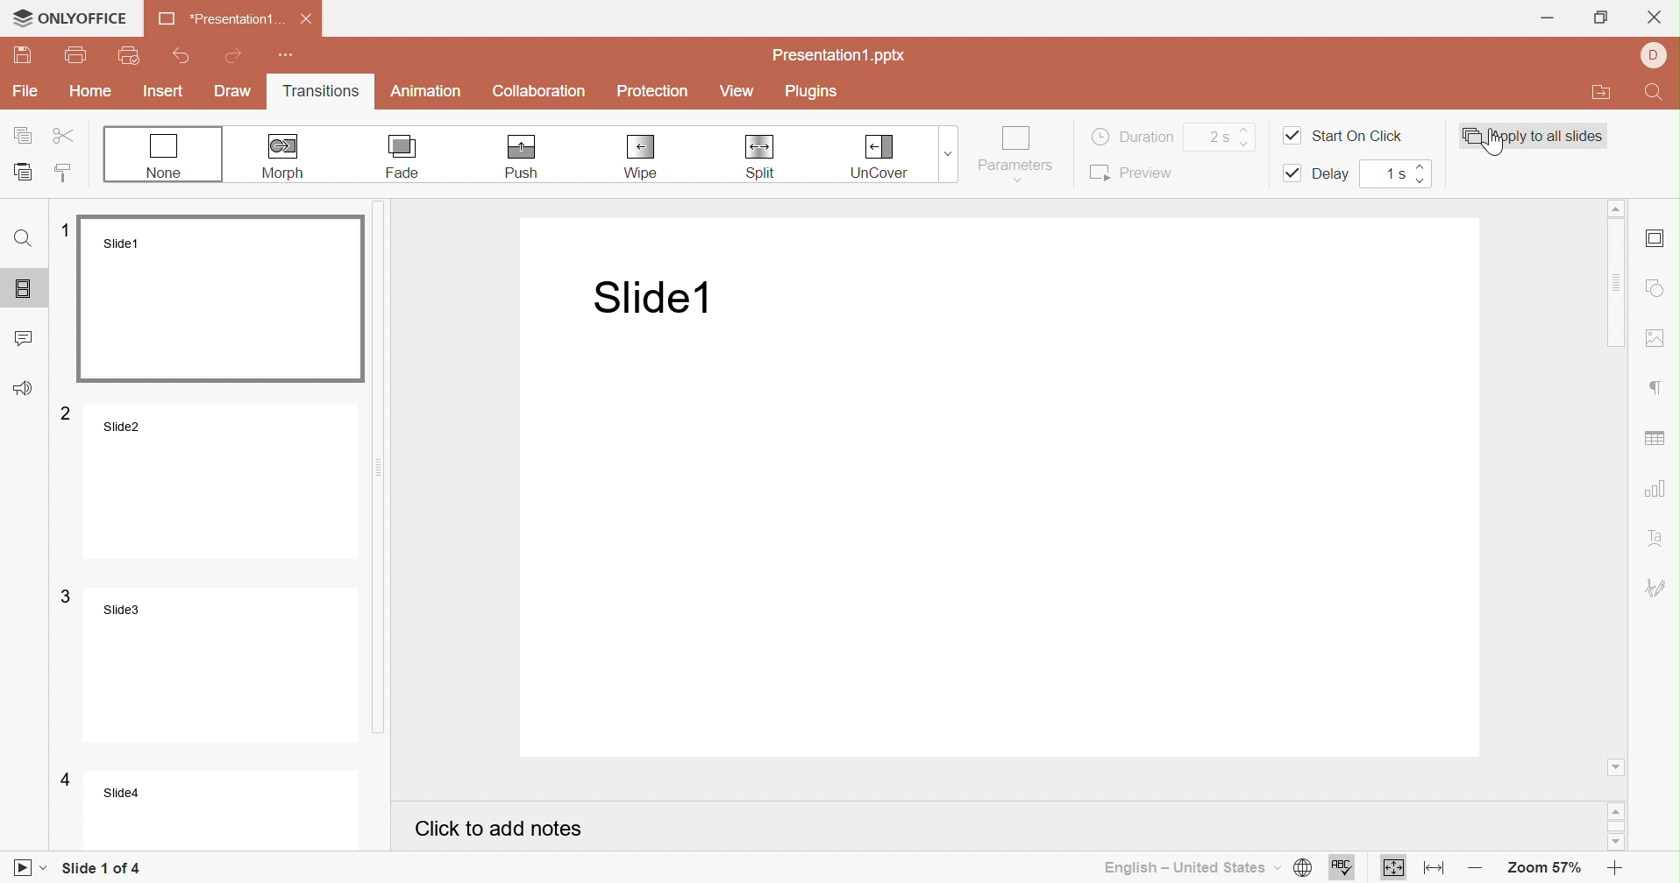  I want to click on Slide1, so click(224, 299).